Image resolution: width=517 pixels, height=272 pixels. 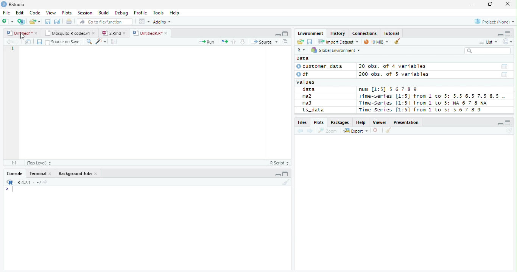 I want to click on Minimize, so click(x=501, y=124).